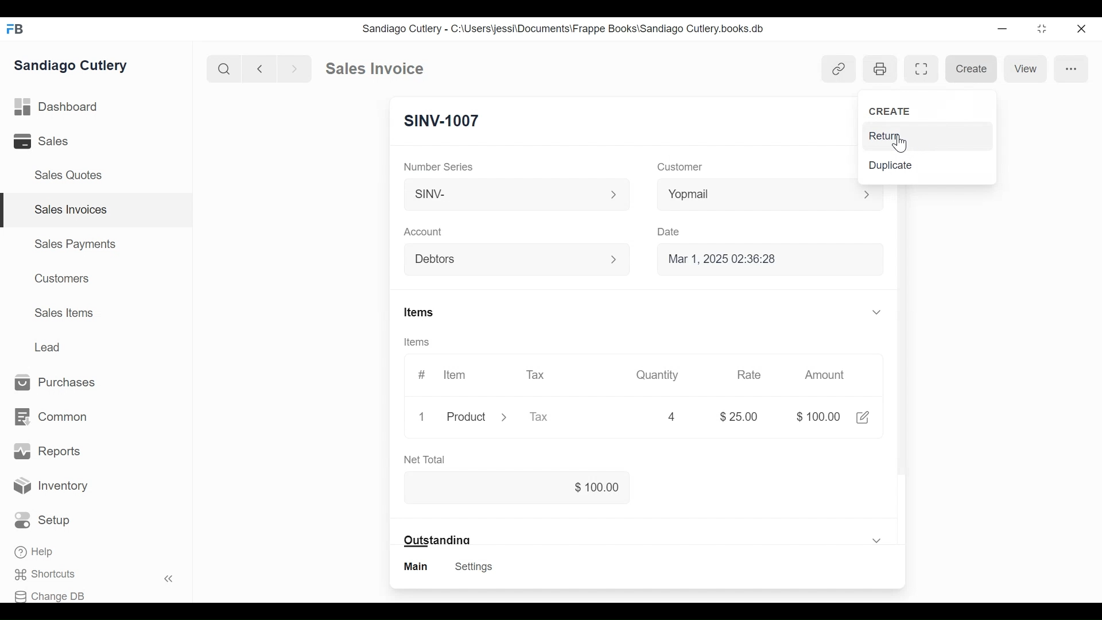  I want to click on Sales Items, so click(64, 312).